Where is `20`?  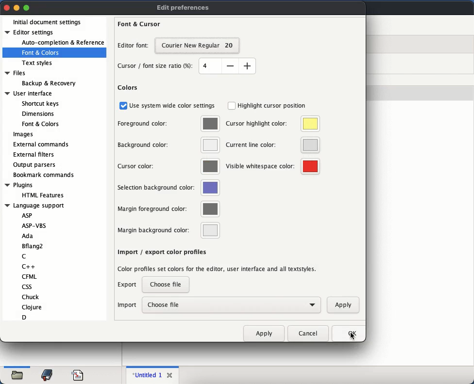
20 is located at coordinates (231, 45).